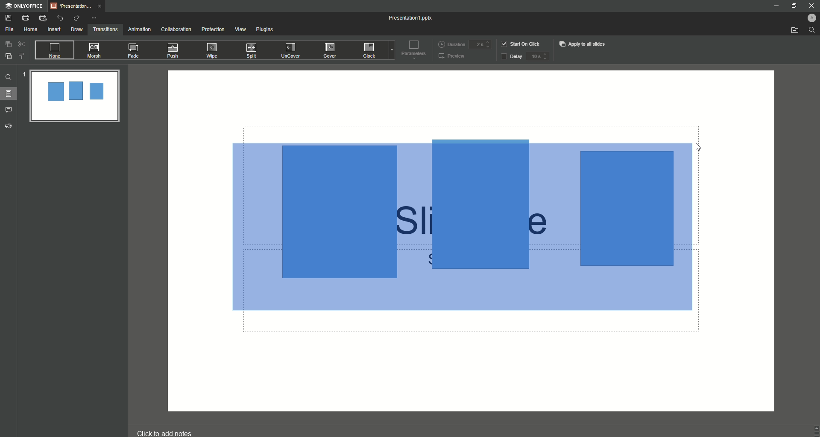 The image size is (820, 437). I want to click on dropdown, so click(390, 51).